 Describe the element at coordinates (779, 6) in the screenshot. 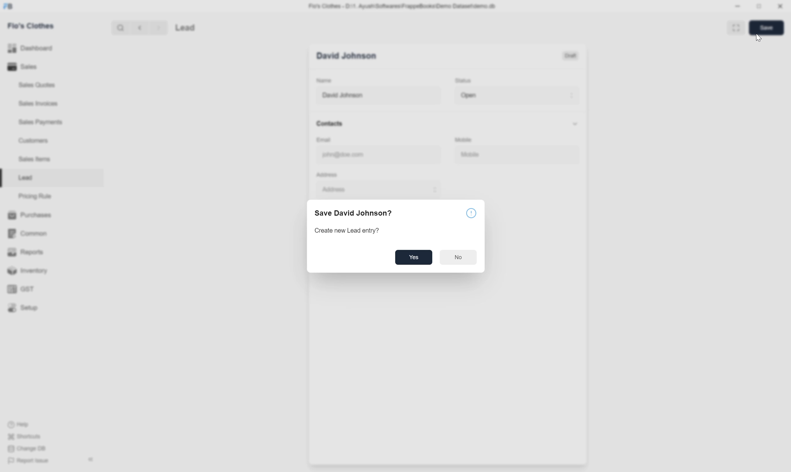

I see `close` at that location.